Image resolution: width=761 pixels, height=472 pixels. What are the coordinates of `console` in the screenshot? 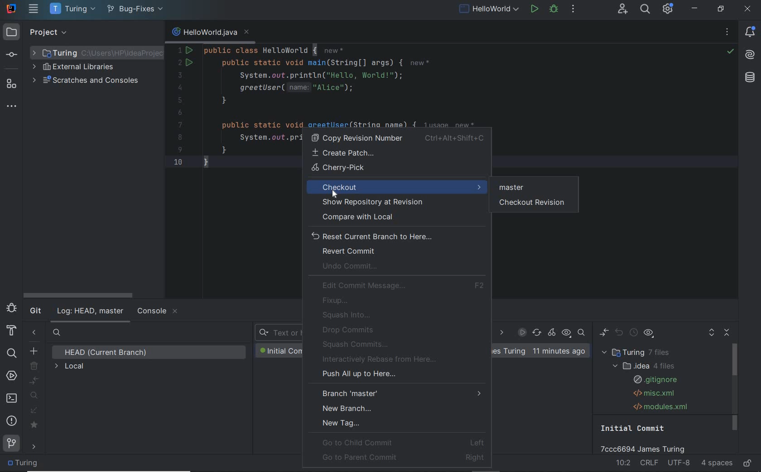 It's located at (157, 312).